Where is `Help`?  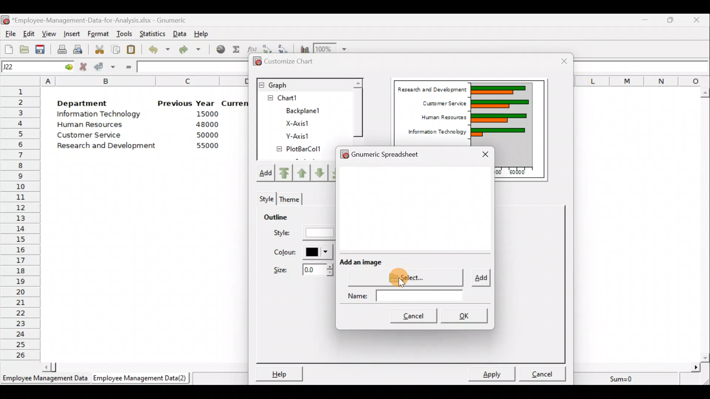
Help is located at coordinates (202, 32).